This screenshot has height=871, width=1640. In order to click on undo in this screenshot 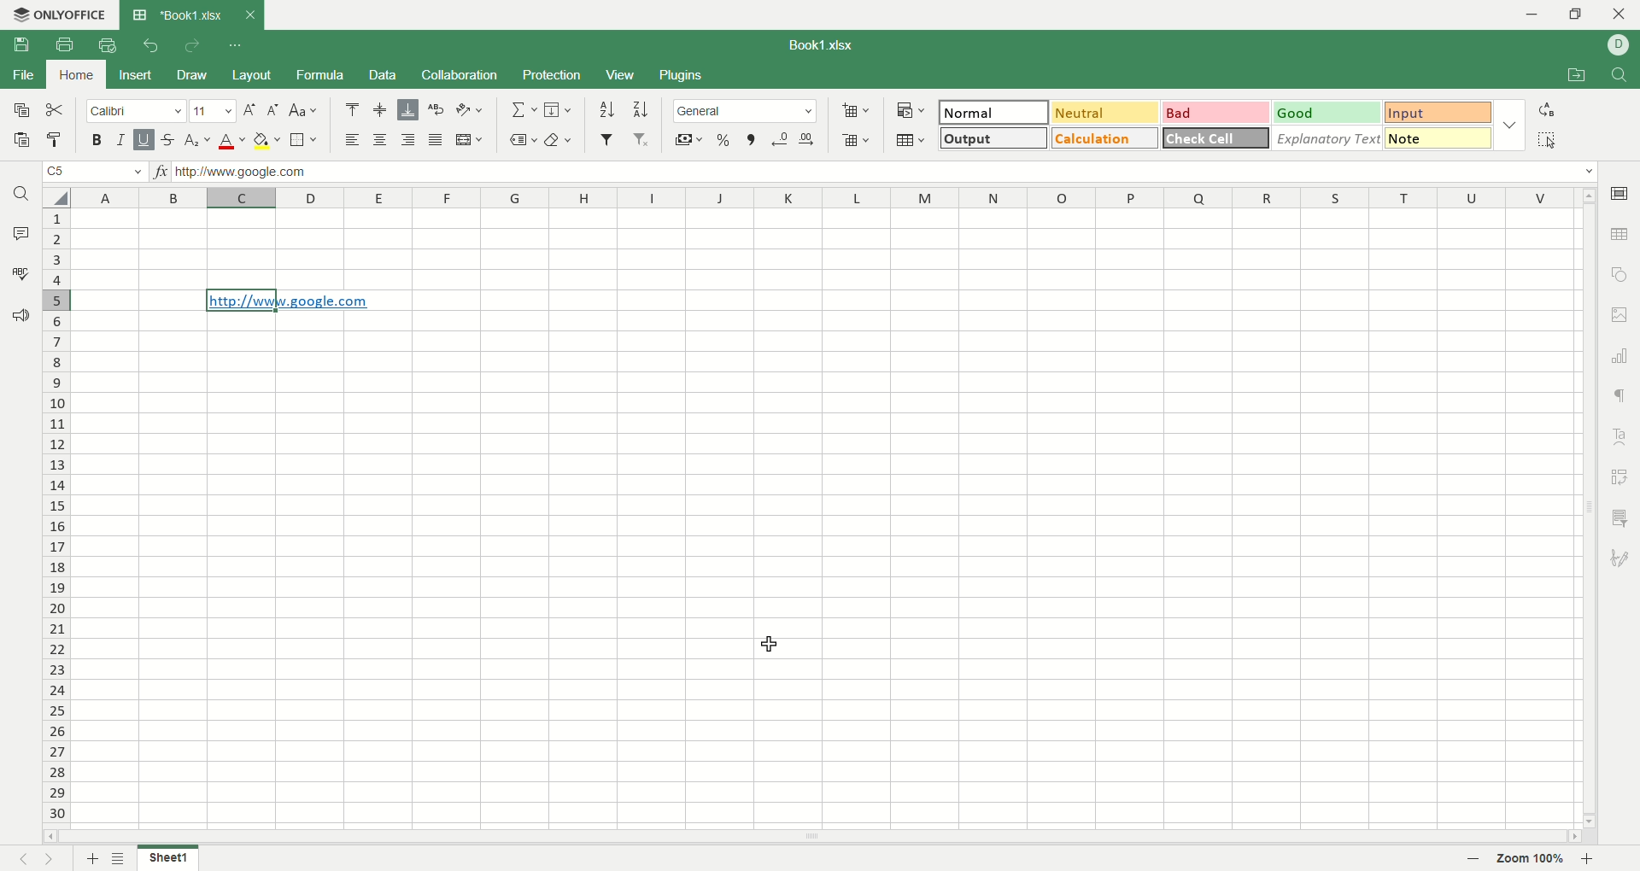, I will do `click(148, 44)`.